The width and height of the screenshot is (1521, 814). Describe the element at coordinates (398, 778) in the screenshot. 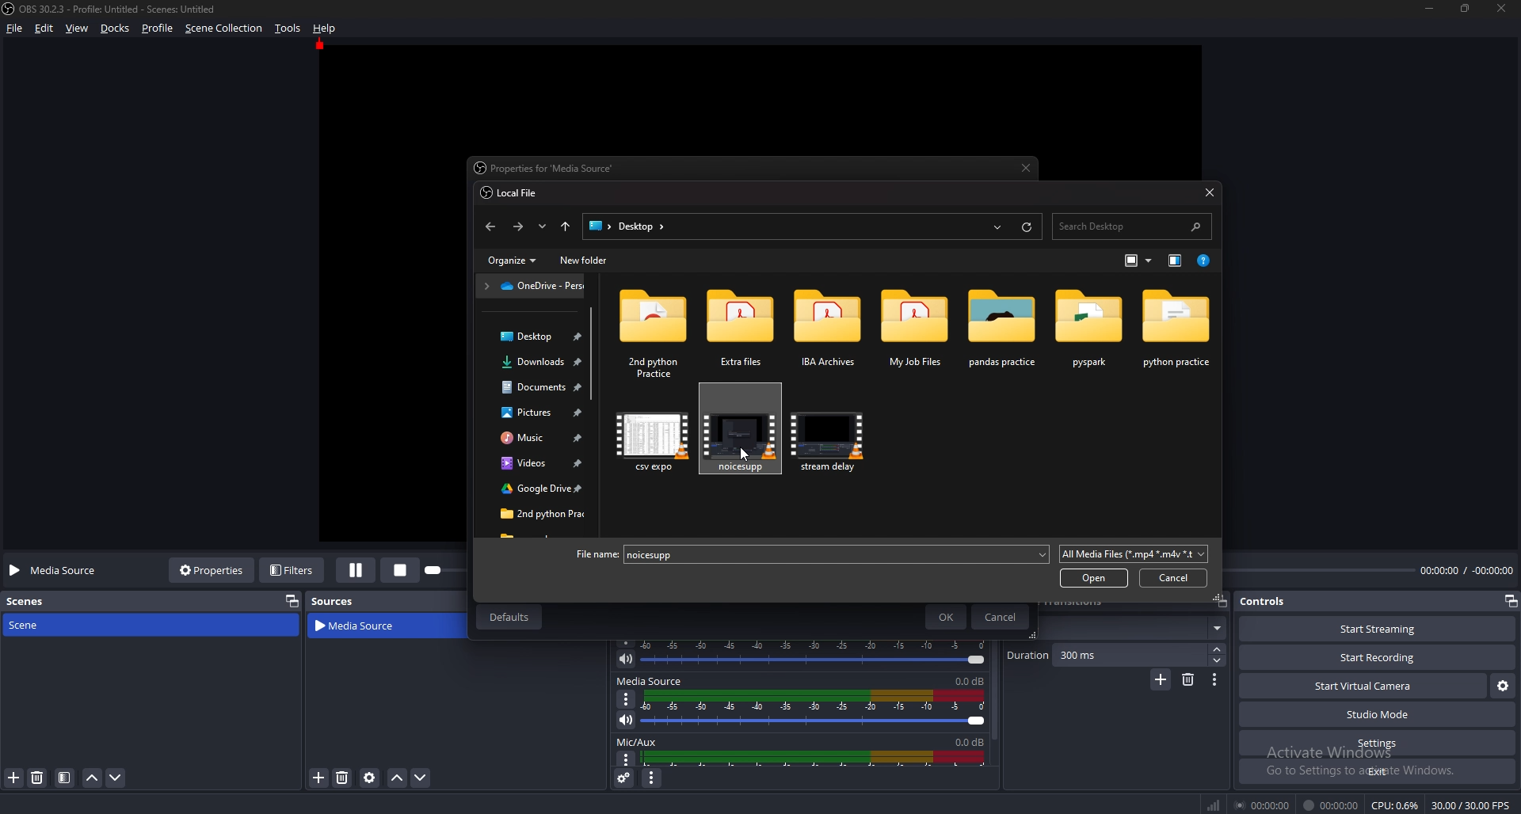

I see `Move sources up` at that location.